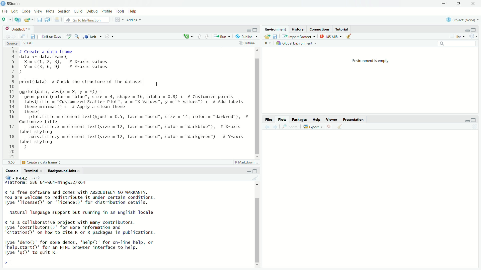 This screenshot has width=481, height=270. What do you see at coordinates (297, 43) in the screenshot?
I see `Global Environment` at bounding box center [297, 43].